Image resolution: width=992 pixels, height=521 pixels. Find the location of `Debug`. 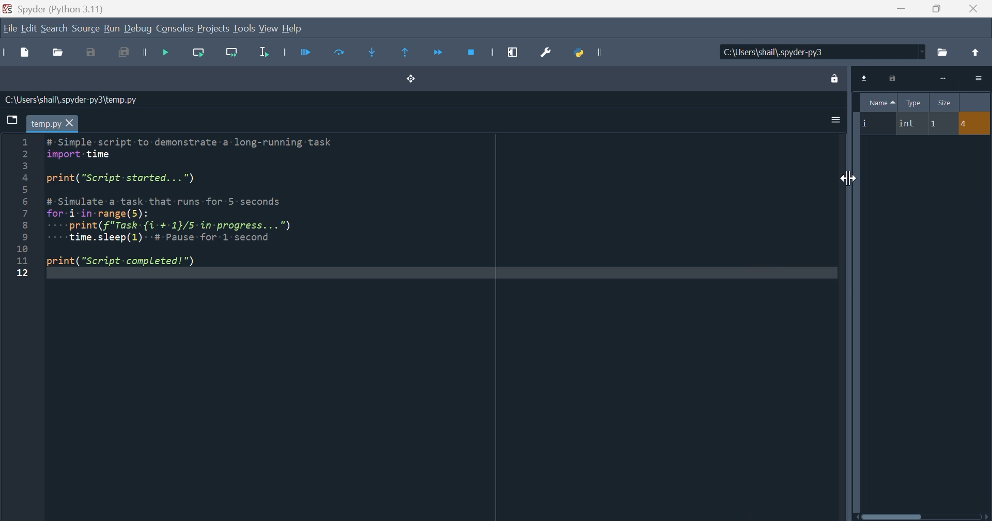

Debug is located at coordinates (138, 29).